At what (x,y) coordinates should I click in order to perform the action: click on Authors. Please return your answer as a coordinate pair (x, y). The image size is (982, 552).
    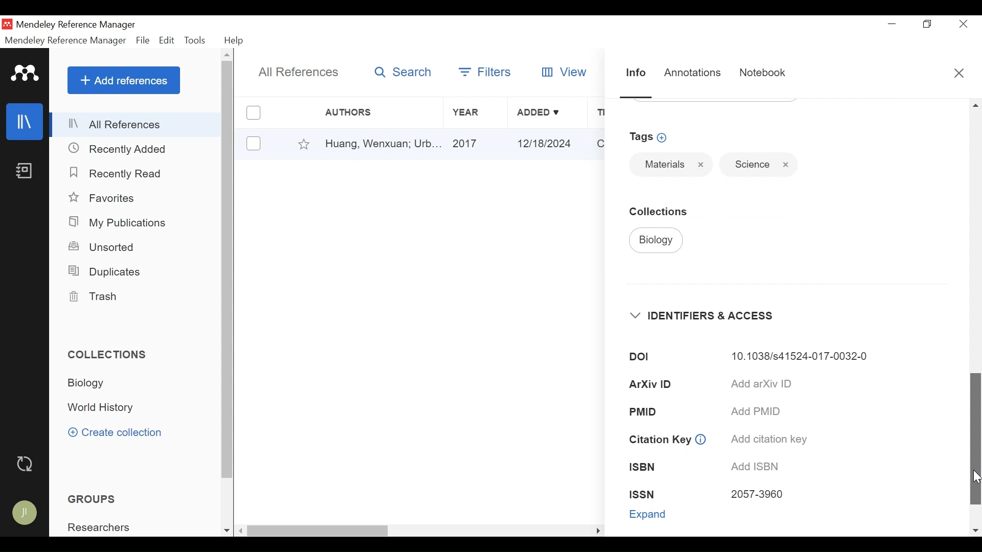
    Looking at the image, I should click on (359, 112).